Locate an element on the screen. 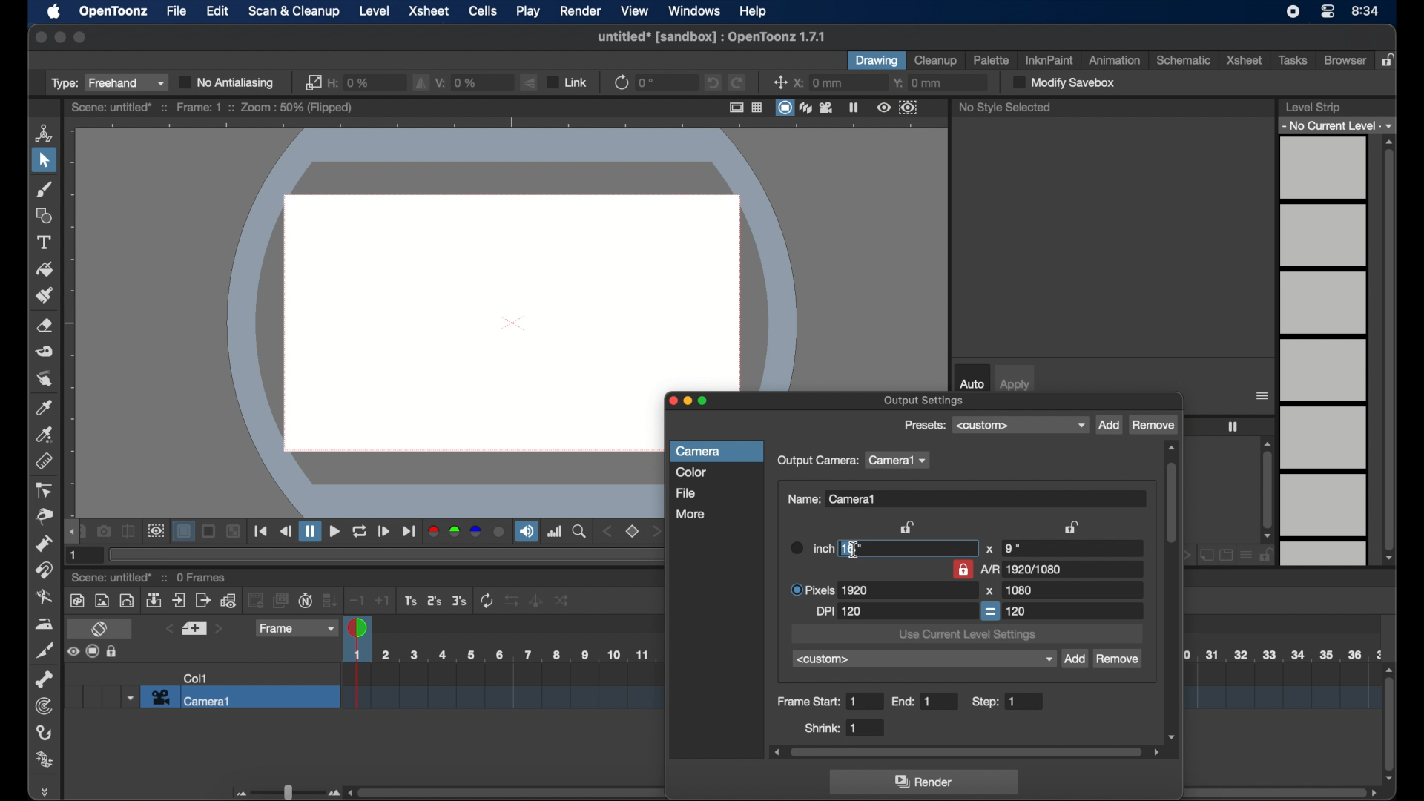  refresh is located at coordinates (620, 82).